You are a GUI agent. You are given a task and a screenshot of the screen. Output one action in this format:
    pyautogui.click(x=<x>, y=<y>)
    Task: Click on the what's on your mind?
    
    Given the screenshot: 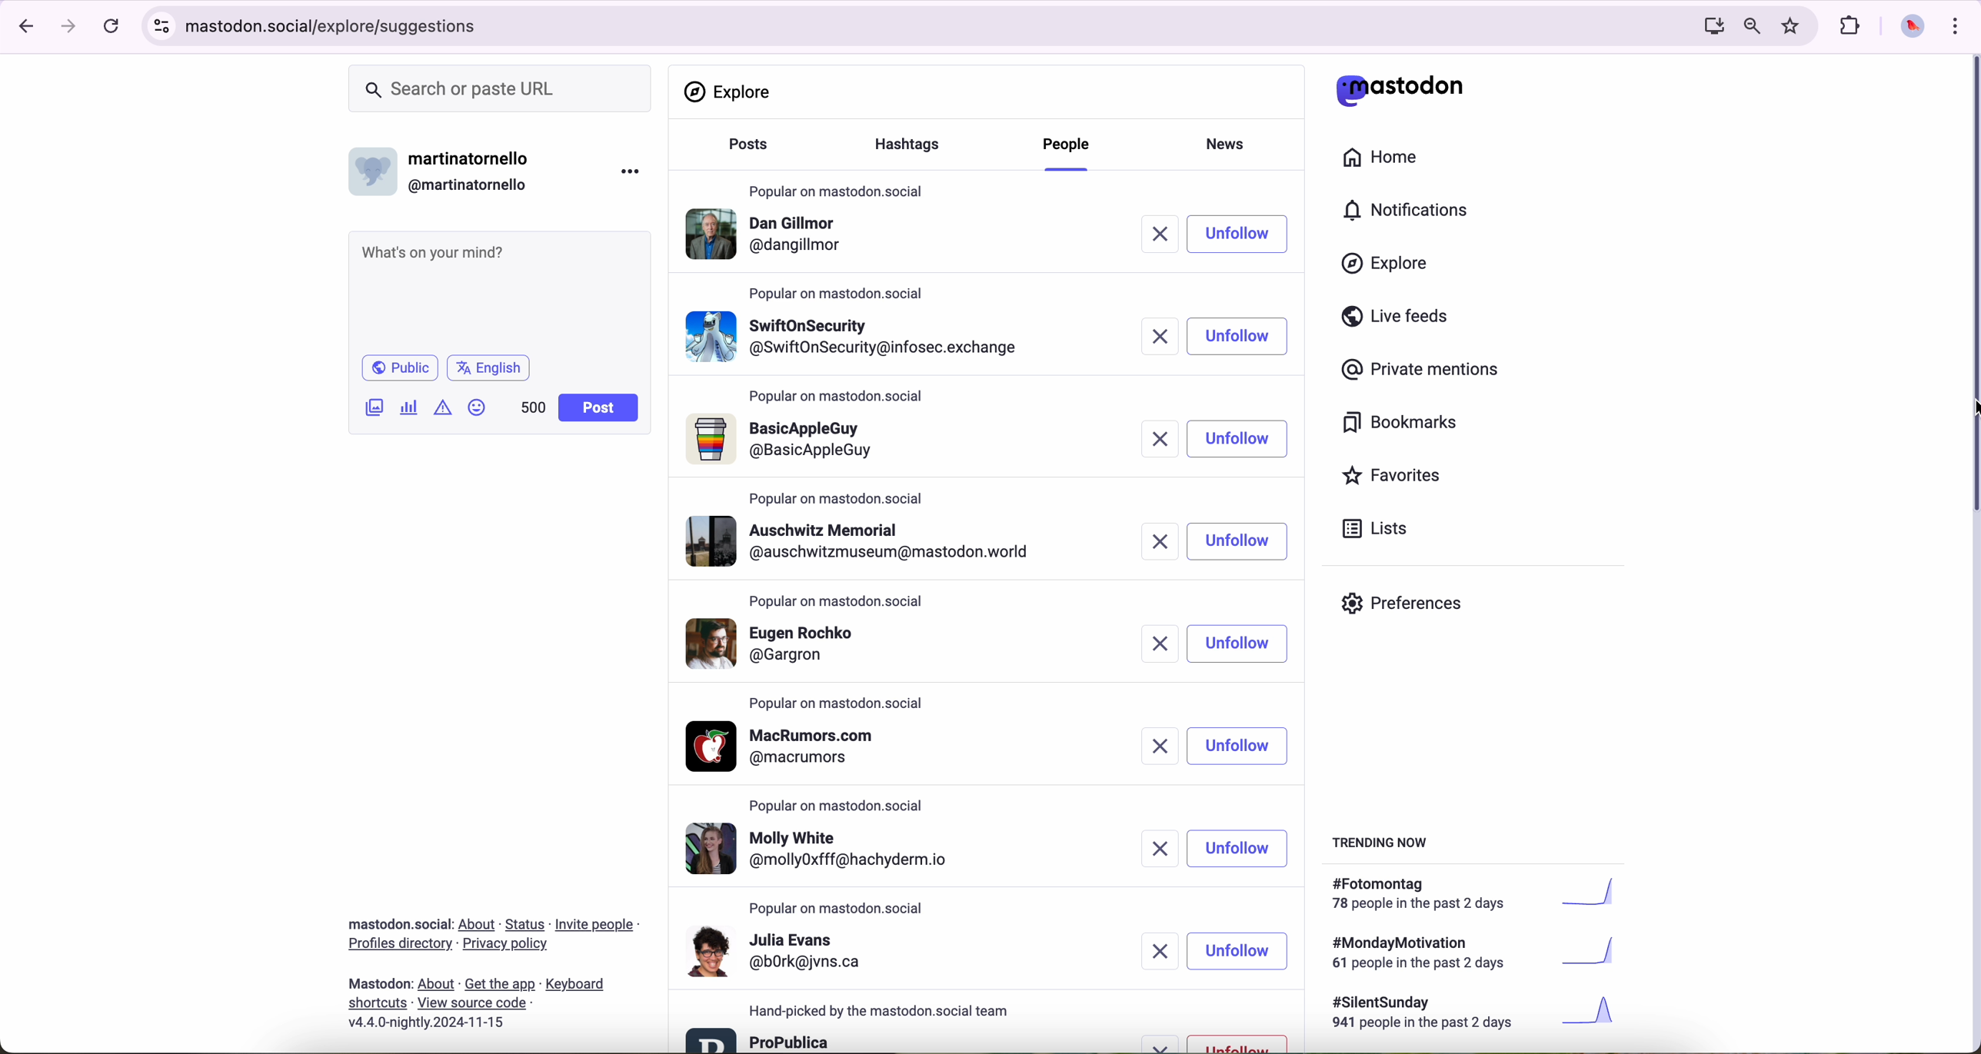 What is the action you would take?
    pyautogui.click(x=498, y=290)
    